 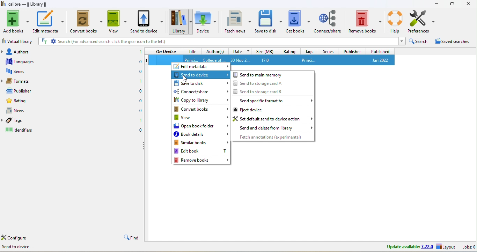 I want to click on save to disk, so click(x=201, y=83).